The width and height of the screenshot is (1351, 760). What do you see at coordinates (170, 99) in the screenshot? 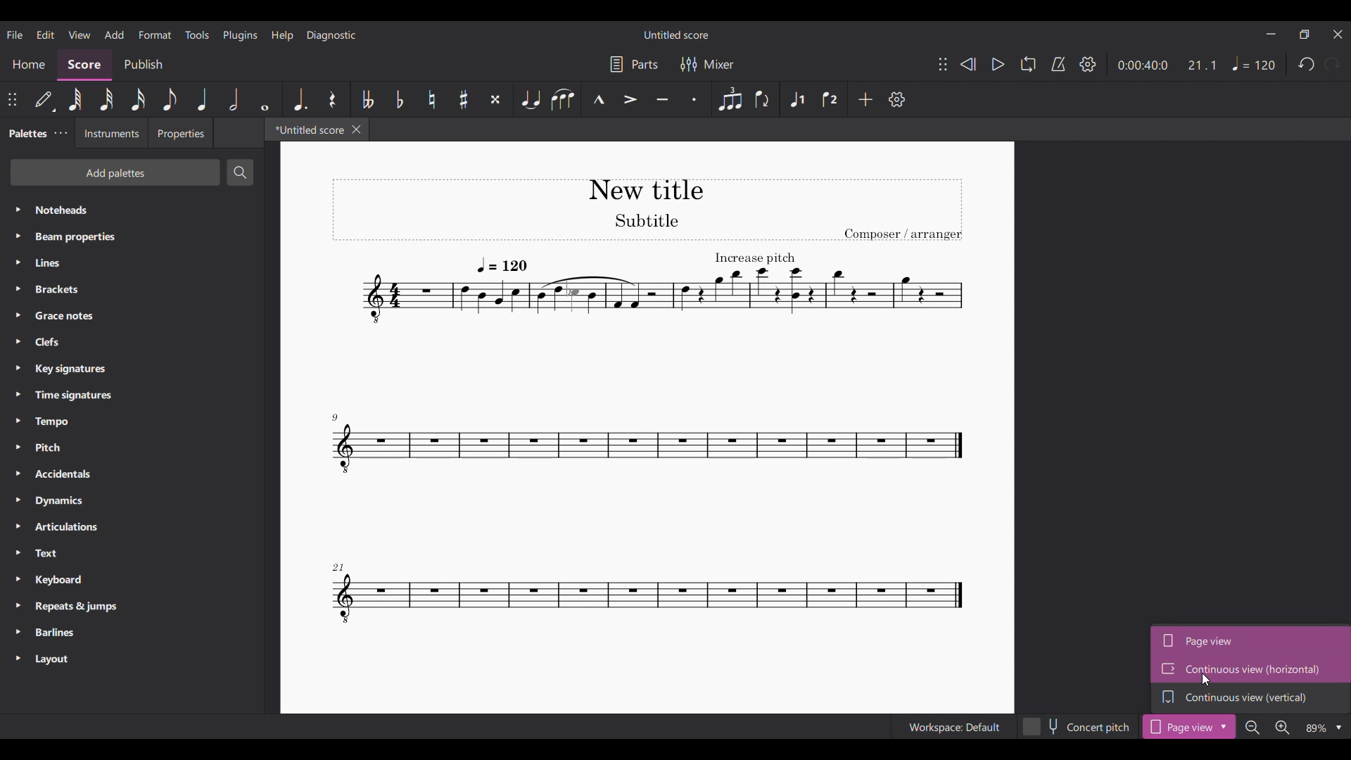
I see `8th note` at bounding box center [170, 99].